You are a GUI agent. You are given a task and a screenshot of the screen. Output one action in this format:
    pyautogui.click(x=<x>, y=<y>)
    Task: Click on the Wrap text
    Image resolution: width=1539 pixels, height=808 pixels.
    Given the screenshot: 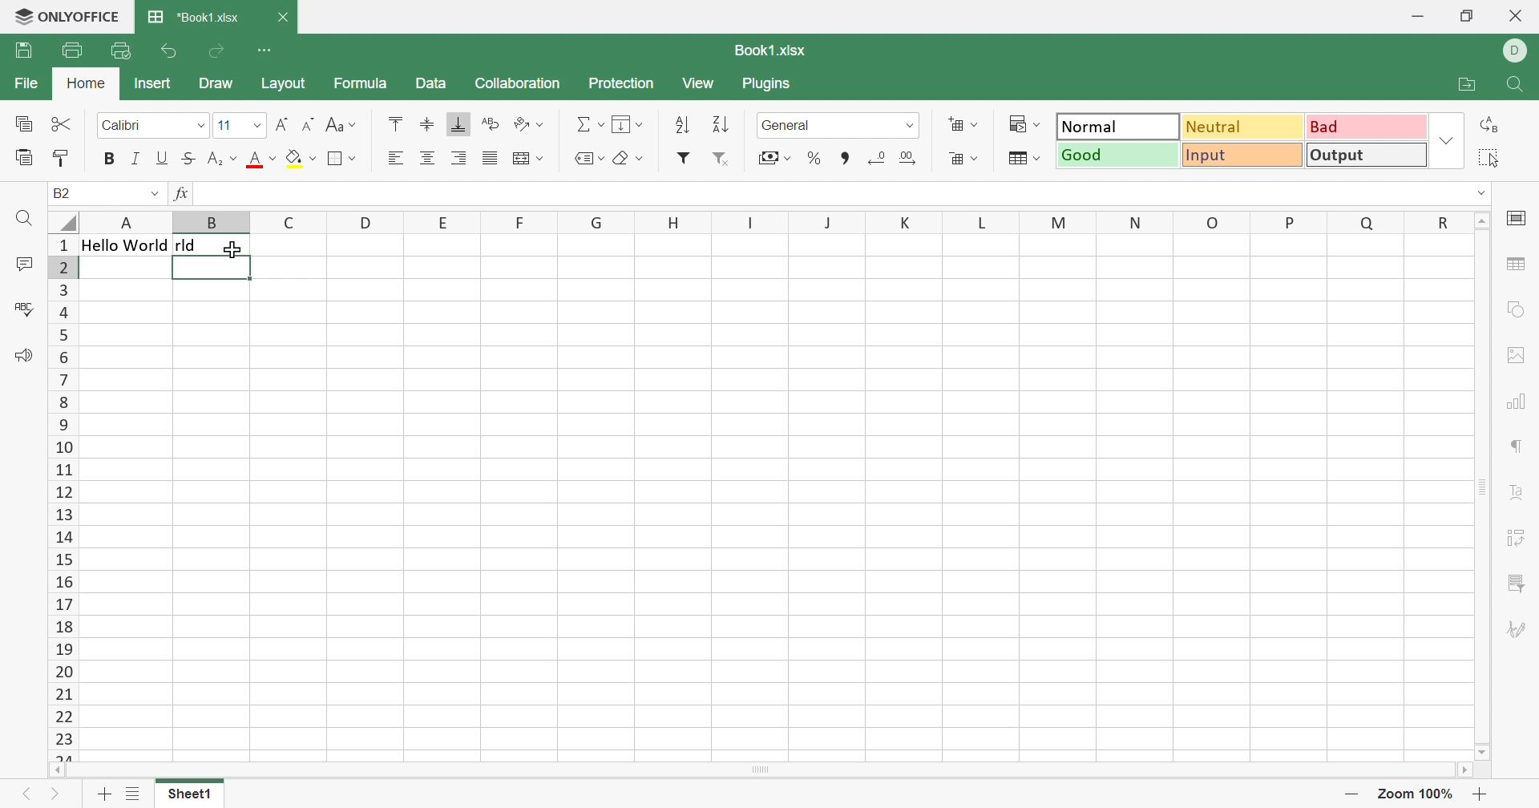 What is the action you would take?
    pyautogui.click(x=527, y=159)
    